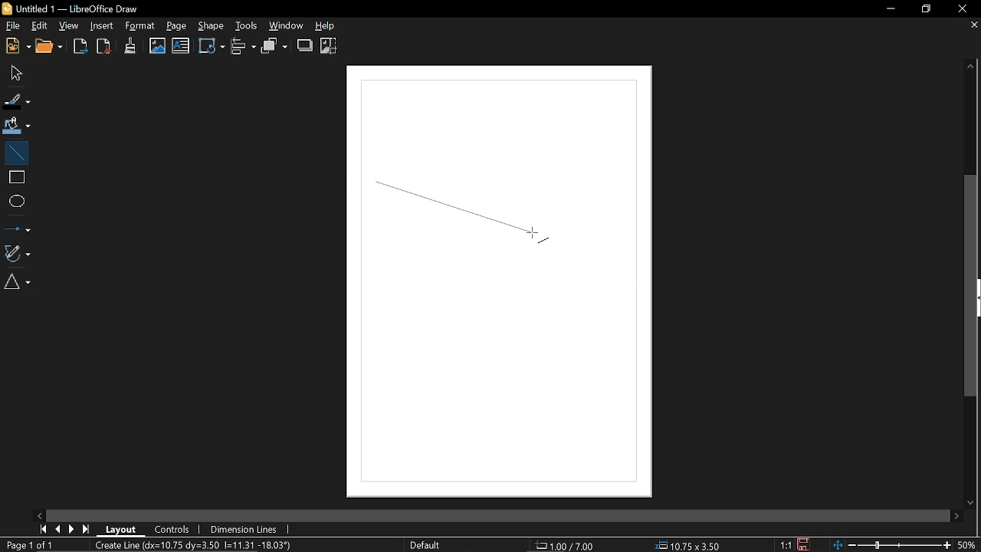 The image size is (981, 552). Describe the element at coordinates (923, 9) in the screenshot. I see `Restore down` at that location.